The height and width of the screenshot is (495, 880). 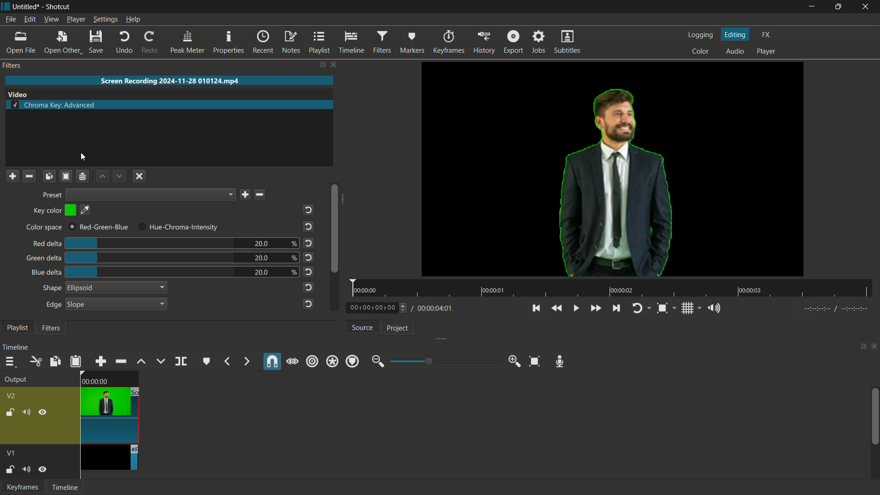 What do you see at coordinates (102, 176) in the screenshot?
I see `up` at bounding box center [102, 176].